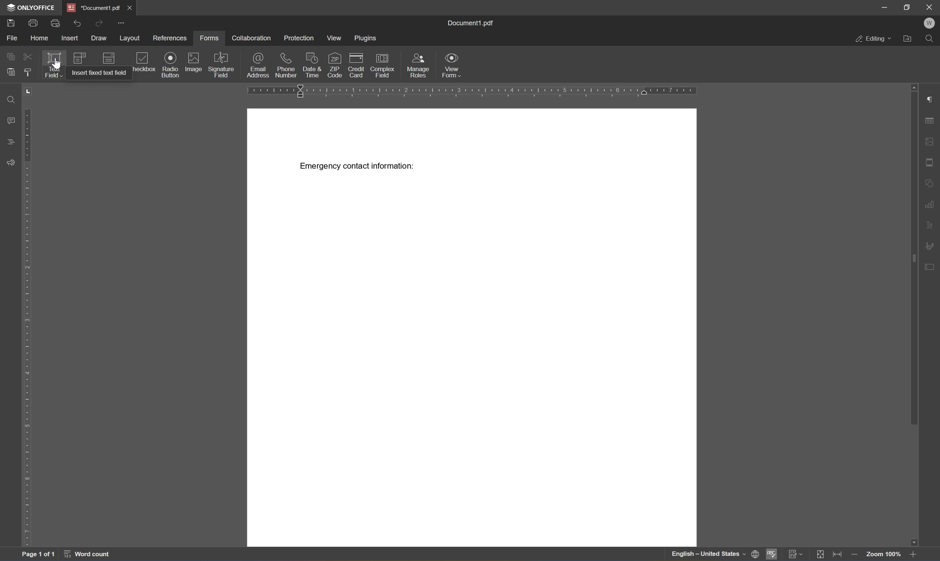 The width and height of the screenshot is (940, 561). Describe the element at coordinates (931, 120) in the screenshot. I see `table settings` at that location.